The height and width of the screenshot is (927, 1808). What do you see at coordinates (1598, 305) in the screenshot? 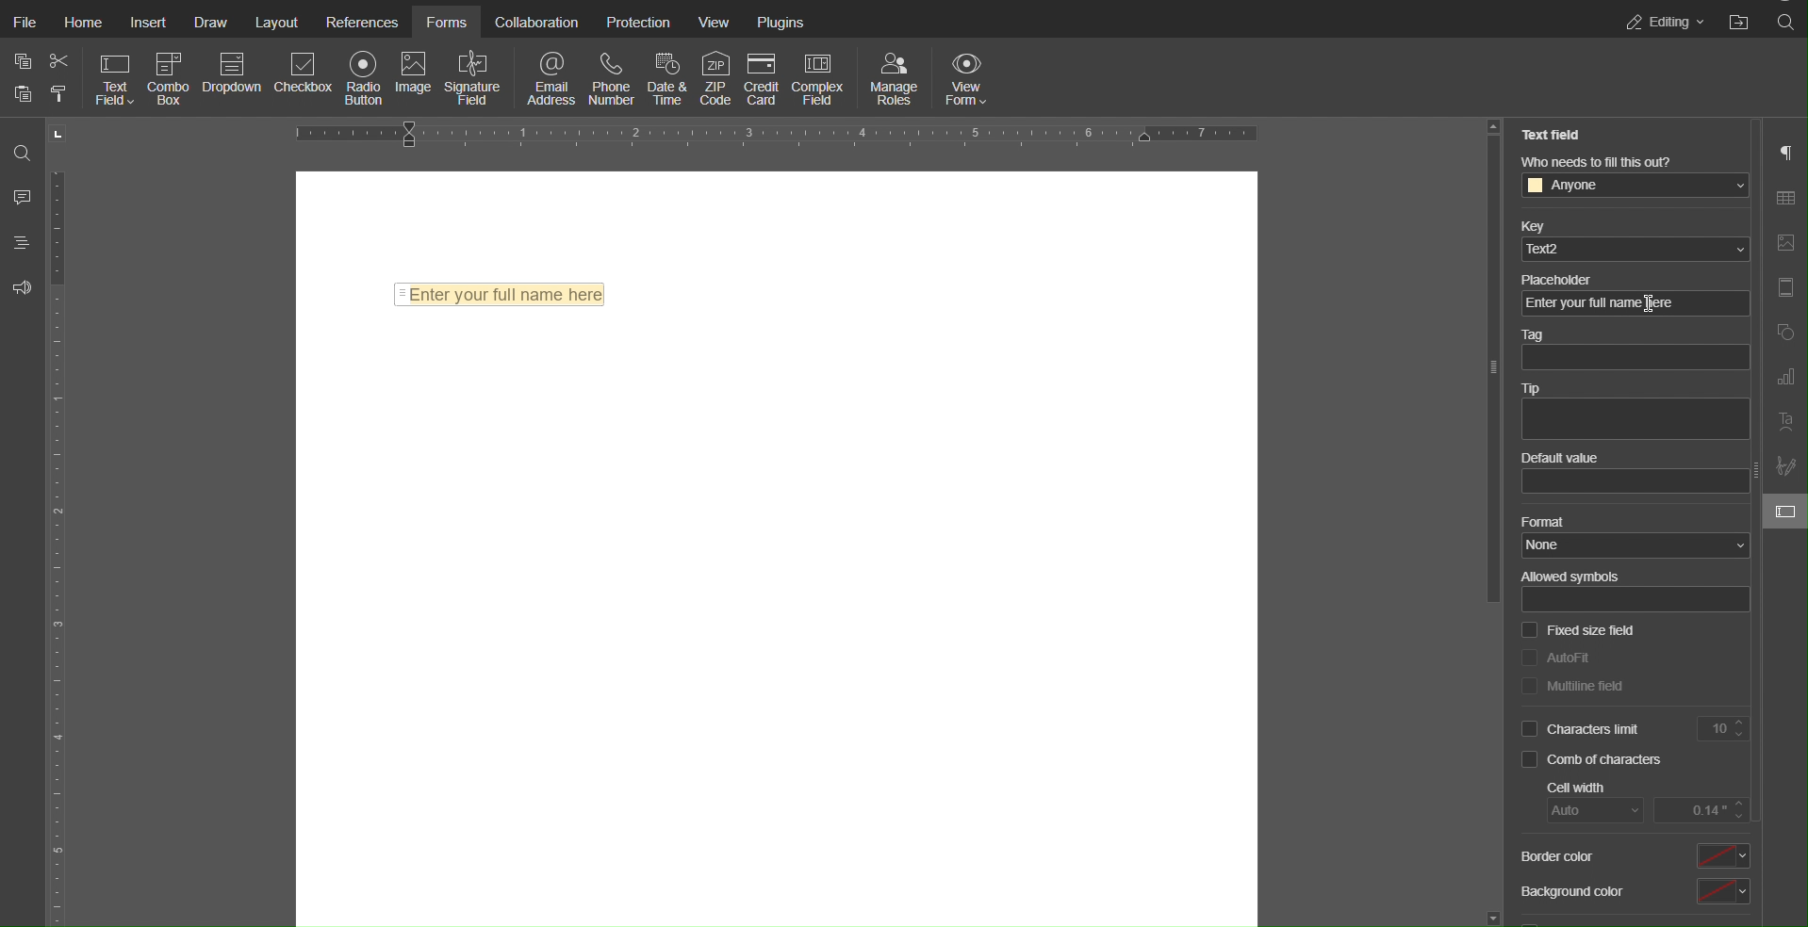
I see `Enter your full name here` at bounding box center [1598, 305].